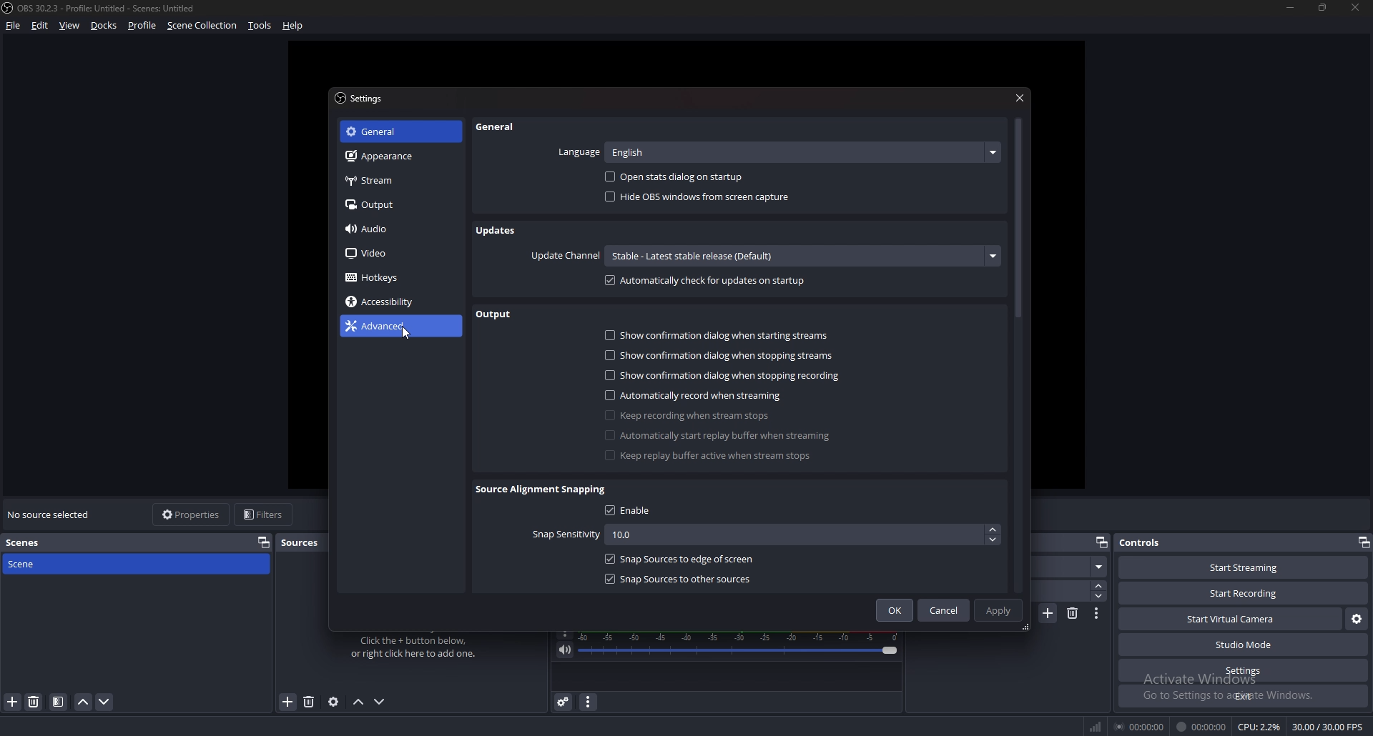 Image resolution: width=1373 pixels, height=736 pixels. What do you see at coordinates (1244, 593) in the screenshot?
I see `start recording` at bounding box center [1244, 593].